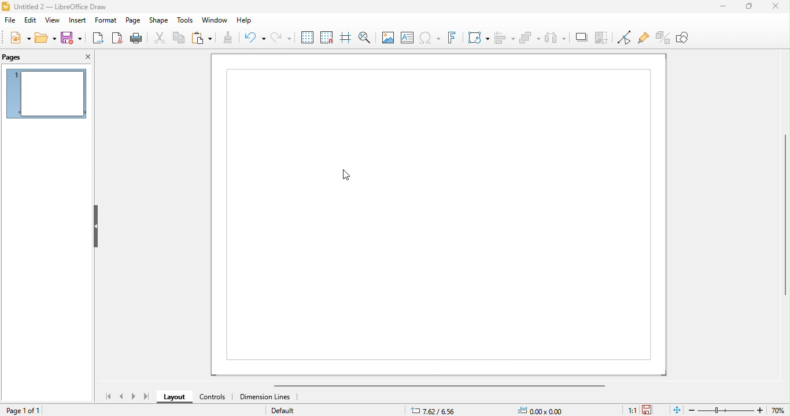 This screenshot has height=416, width=790. Describe the element at coordinates (678, 410) in the screenshot. I see `fit page to current window` at that location.